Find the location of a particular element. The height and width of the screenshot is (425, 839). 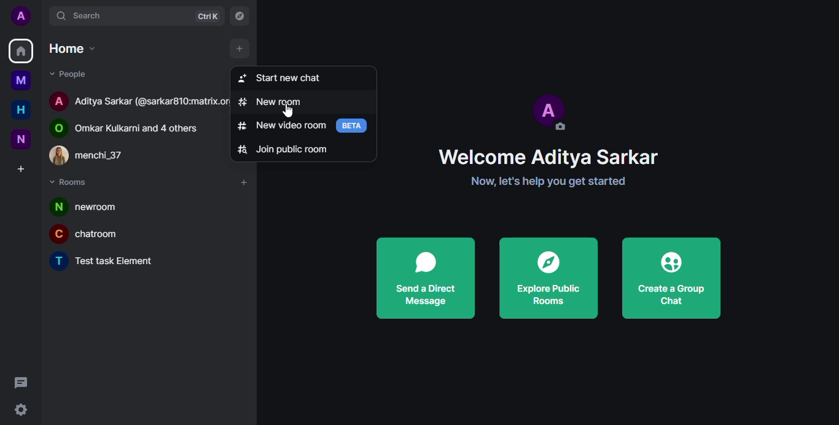

Aditya Sarkar room is located at coordinates (136, 99).